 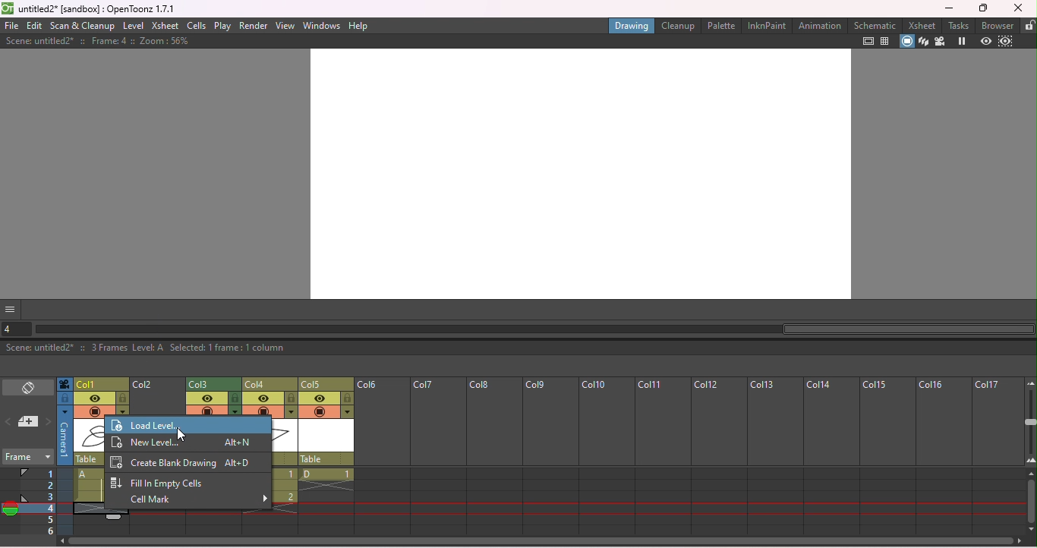 I want to click on zoom in/out, so click(x=1031, y=421).